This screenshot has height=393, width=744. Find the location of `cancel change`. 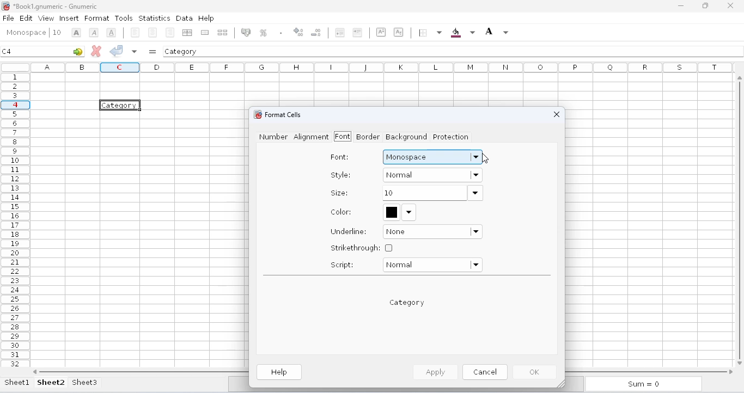

cancel change is located at coordinates (96, 51).